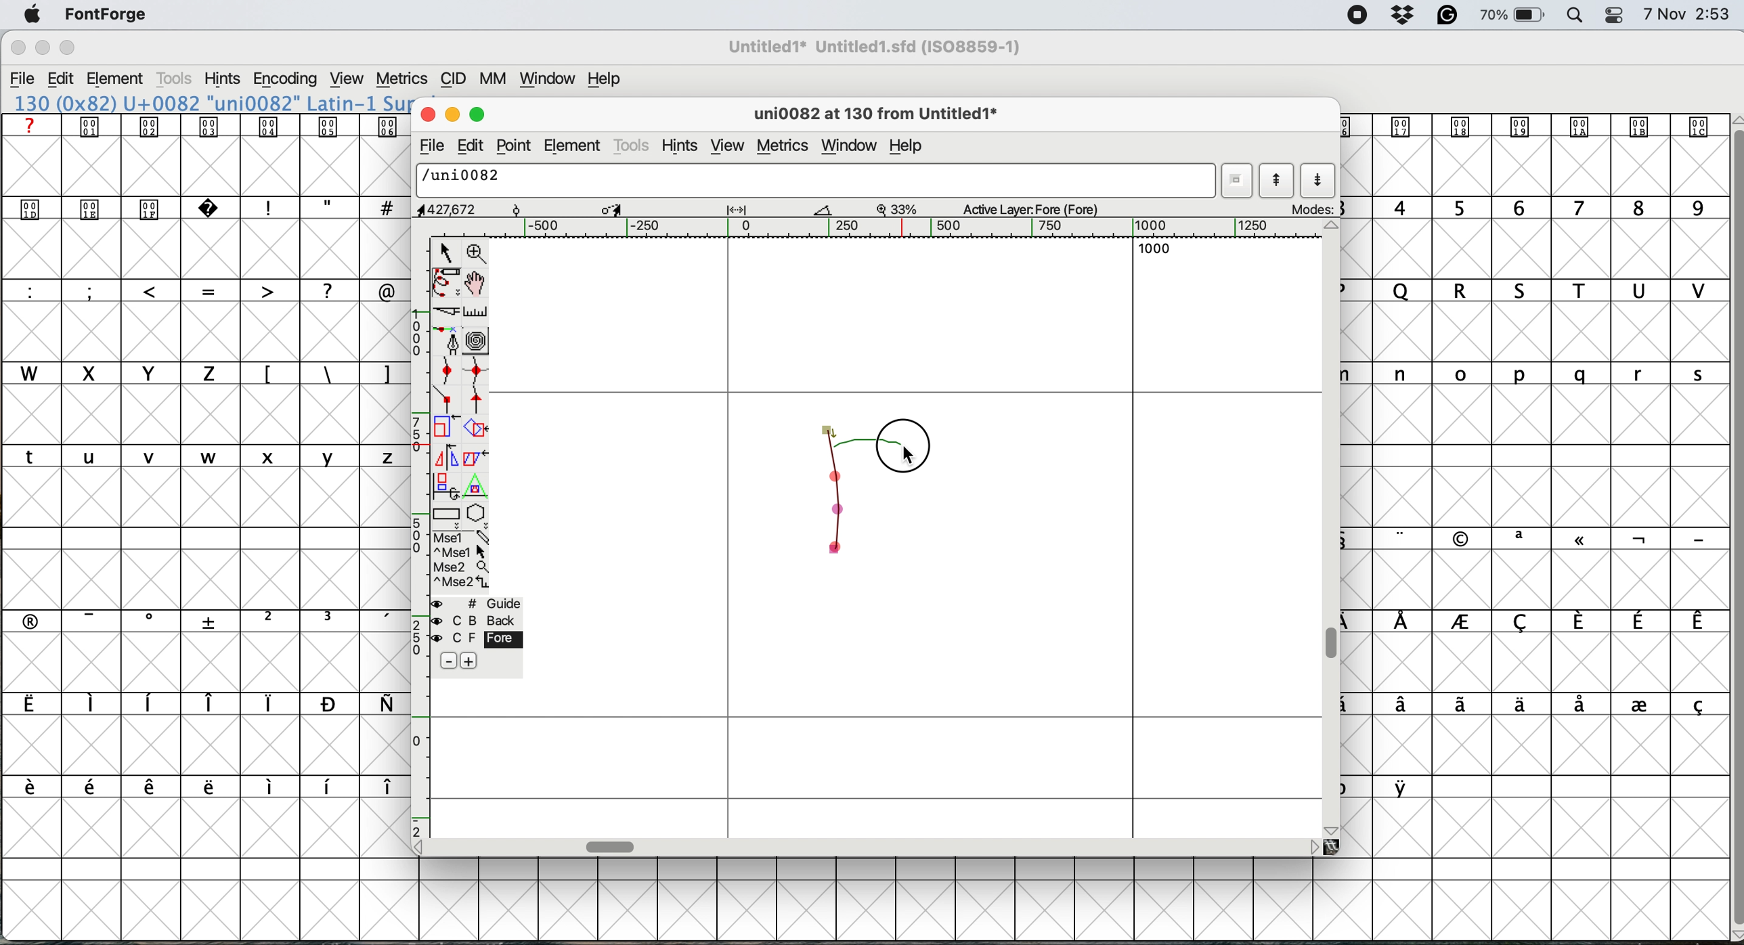 This screenshot has height=945, width=1744. What do you see at coordinates (449, 372) in the screenshot?
I see `add a curve point` at bounding box center [449, 372].